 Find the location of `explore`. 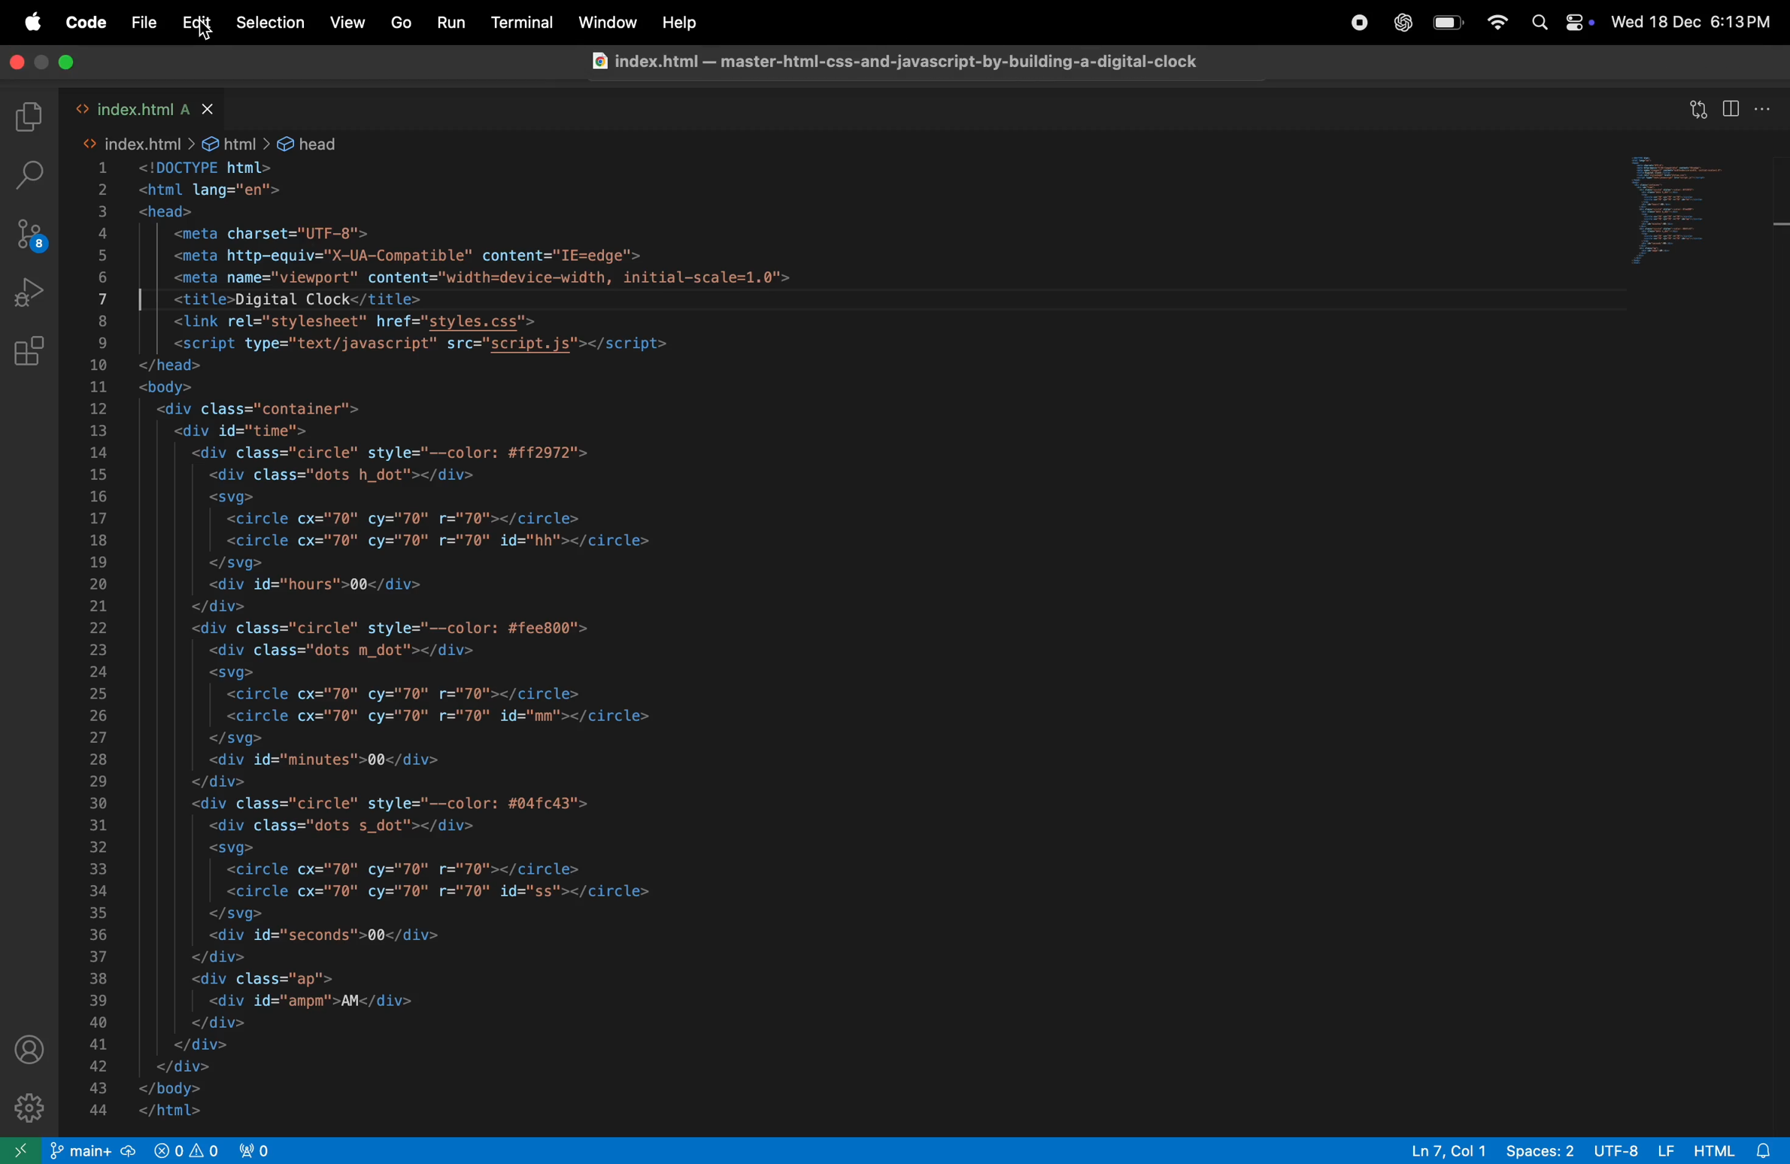

explore is located at coordinates (27, 118).